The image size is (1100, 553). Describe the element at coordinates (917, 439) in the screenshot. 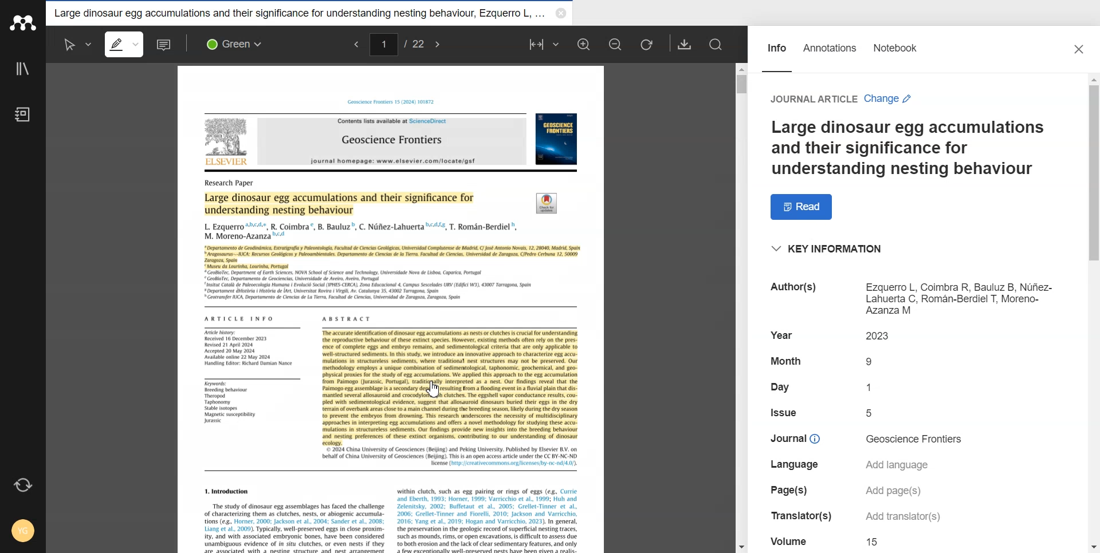

I see `text` at that location.